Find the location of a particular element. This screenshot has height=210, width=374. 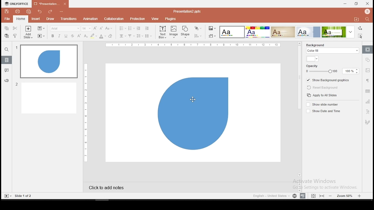

shape is located at coordinates (191, 114).